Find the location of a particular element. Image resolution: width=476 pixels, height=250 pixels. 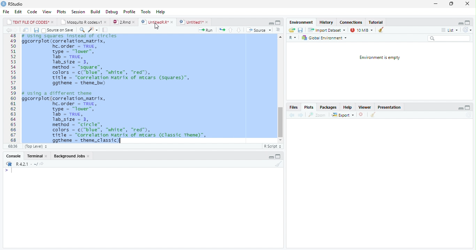

‘Console is located at coordinates (11, 157).